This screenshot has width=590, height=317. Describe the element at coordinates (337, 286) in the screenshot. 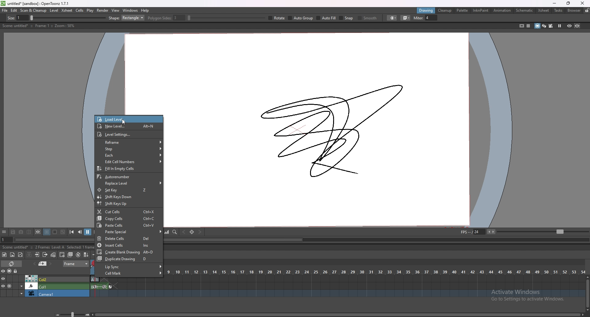

I see `timeline` at that location.